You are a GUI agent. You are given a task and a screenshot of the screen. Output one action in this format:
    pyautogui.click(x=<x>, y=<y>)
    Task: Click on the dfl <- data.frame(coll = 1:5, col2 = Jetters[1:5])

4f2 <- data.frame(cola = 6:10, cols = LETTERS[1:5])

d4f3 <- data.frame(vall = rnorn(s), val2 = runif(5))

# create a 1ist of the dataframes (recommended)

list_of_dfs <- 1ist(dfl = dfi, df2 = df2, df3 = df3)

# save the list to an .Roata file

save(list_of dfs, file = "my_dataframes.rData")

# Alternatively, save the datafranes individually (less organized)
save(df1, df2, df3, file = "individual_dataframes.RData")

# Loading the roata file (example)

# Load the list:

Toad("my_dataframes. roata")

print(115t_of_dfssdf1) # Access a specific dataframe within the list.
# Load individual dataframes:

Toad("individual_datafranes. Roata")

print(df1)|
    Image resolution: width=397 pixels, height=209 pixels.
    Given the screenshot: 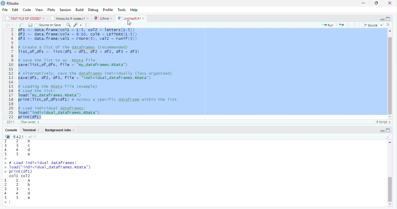 What is the action you would take?
    pyautogui.click(x=103, y=73)
    